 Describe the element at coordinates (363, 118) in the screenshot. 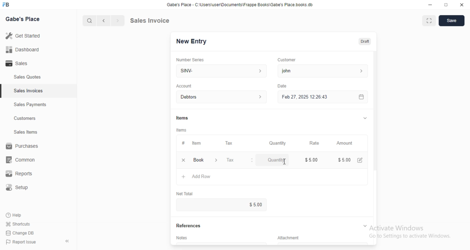

I see `Expand` at that location.